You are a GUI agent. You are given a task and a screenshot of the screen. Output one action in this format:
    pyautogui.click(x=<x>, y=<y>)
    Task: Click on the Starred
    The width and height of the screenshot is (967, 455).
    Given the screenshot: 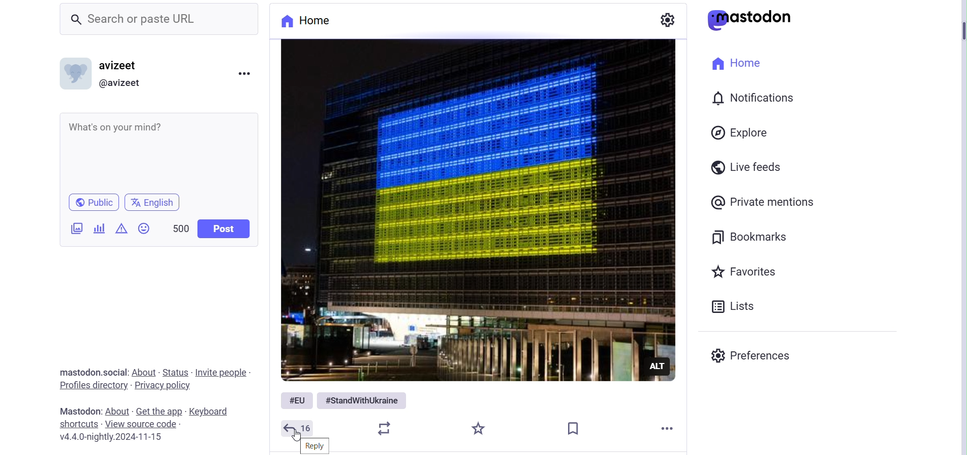 What is the action you would take?
    pyautogui.click(x=479, y=430)
    